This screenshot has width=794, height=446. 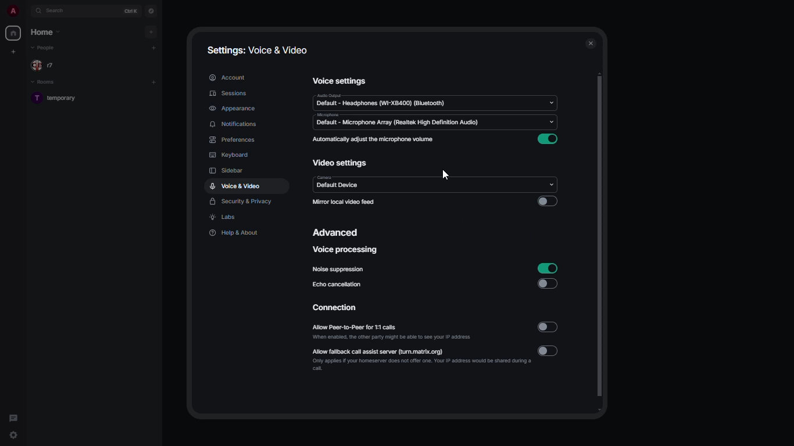 What do you see at coordinates (337, 308) in the screenshot?
I see `connection` at bounding box center [337, 308].